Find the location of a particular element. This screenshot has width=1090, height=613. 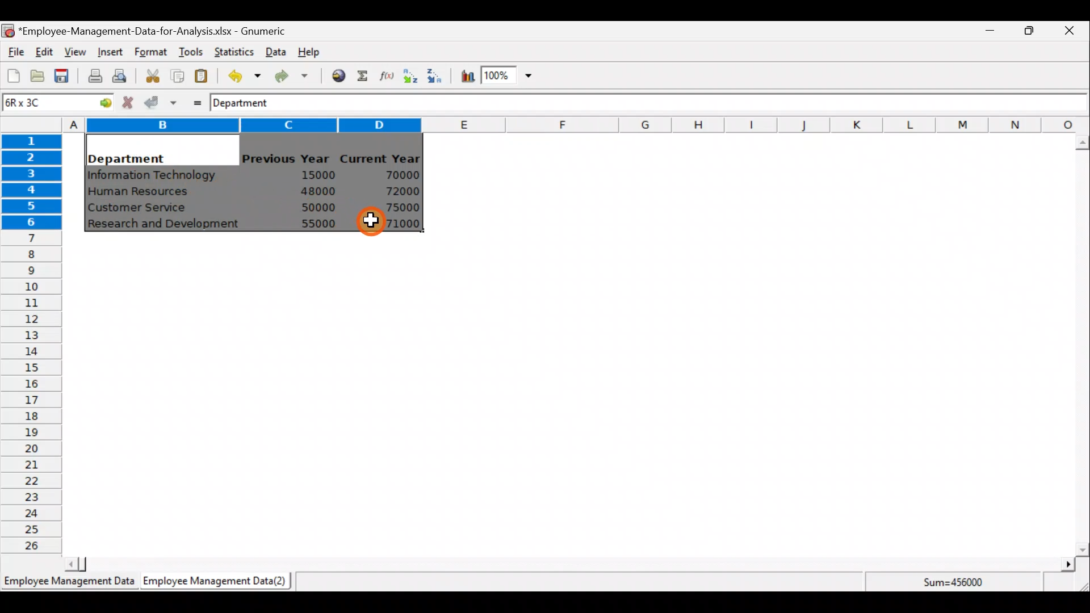

Cells is located at coordinates (569, 400).